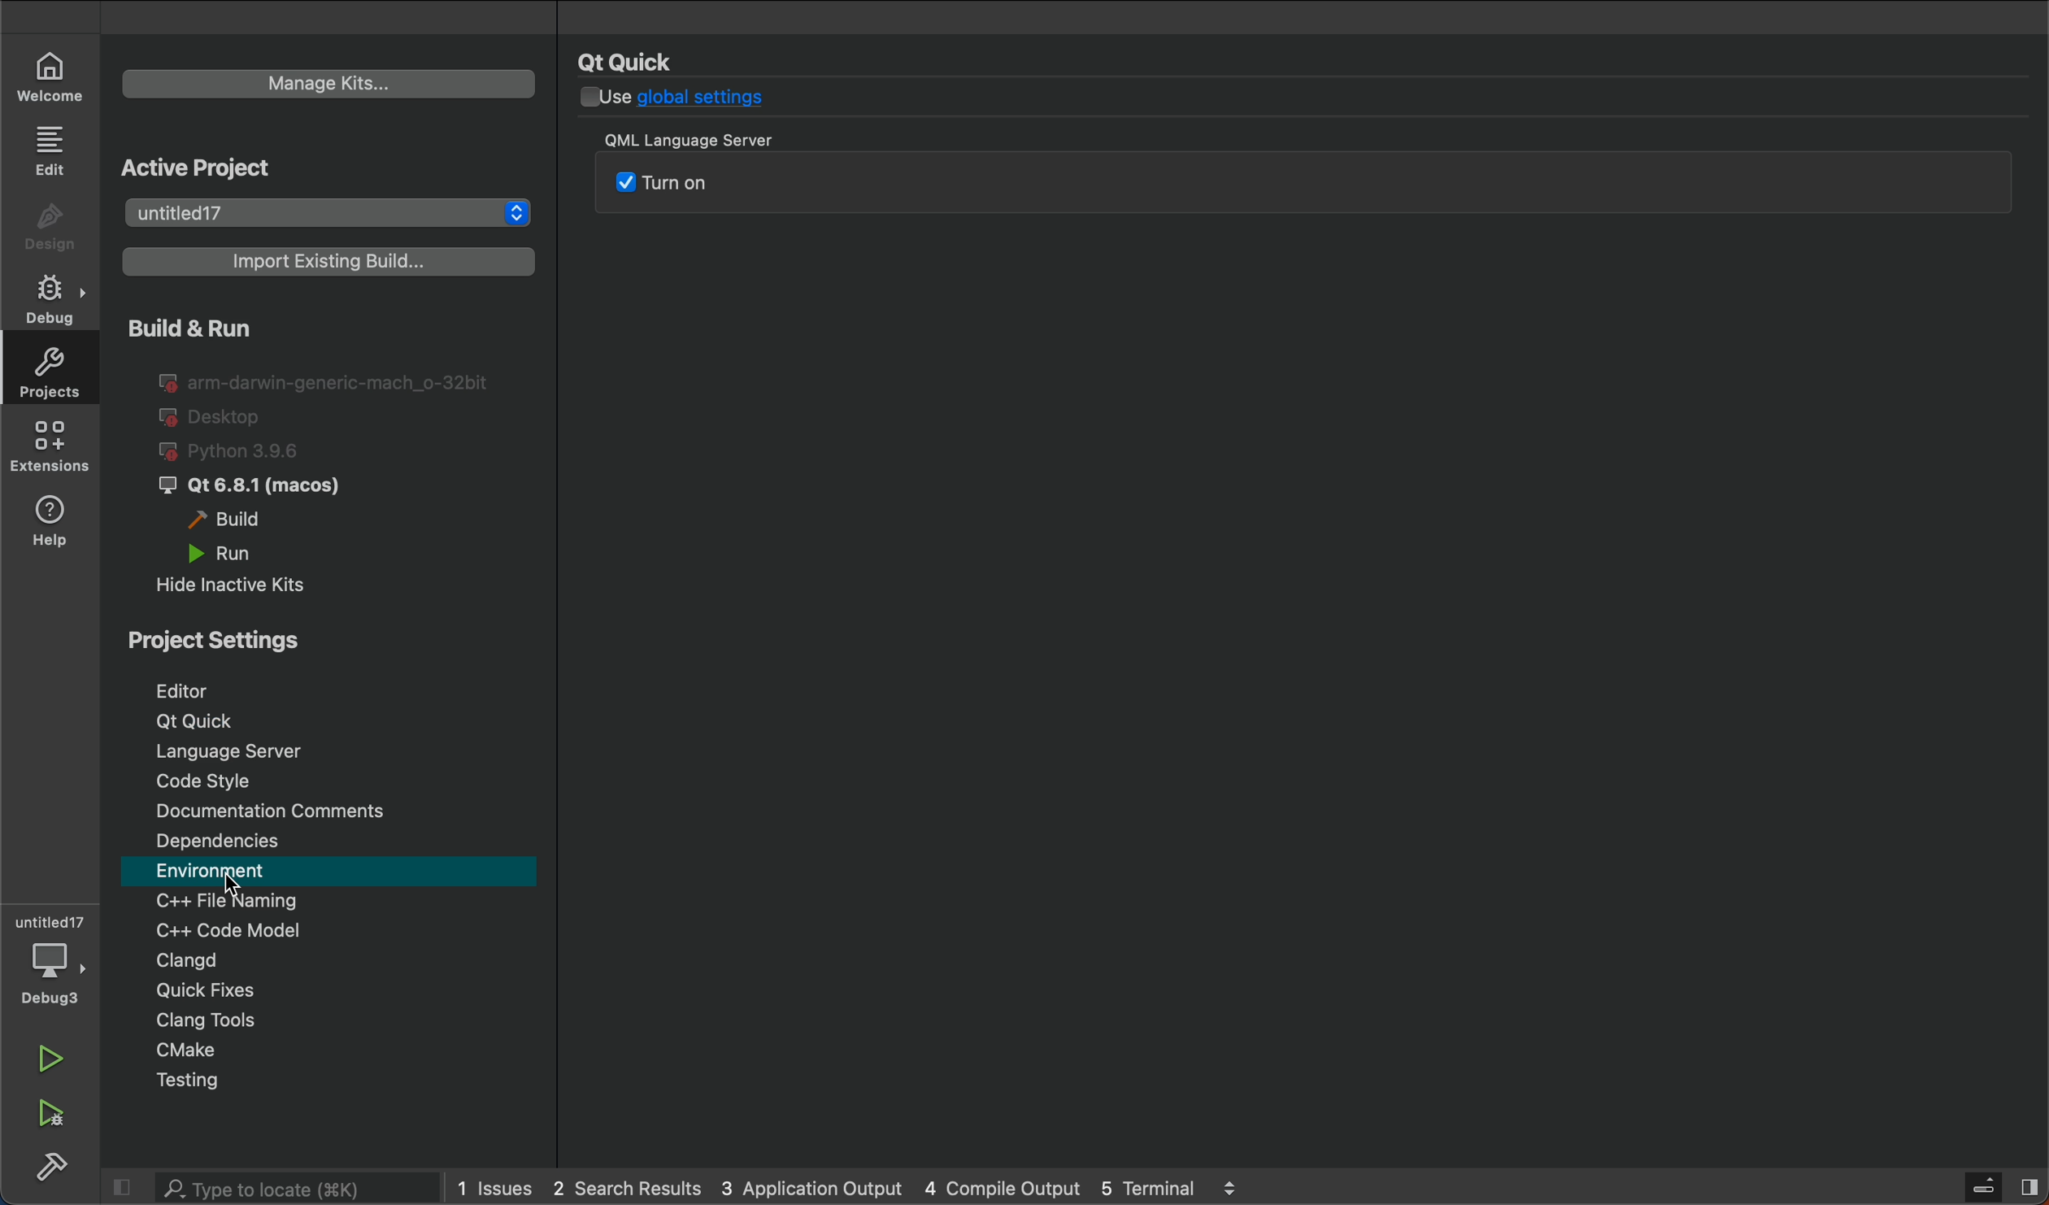 This screenshot has height=1205, width=2049. What do you see at coordinates (674, 101) in the screenshot?
I see `use global settings` at bounding box center [674, 101].